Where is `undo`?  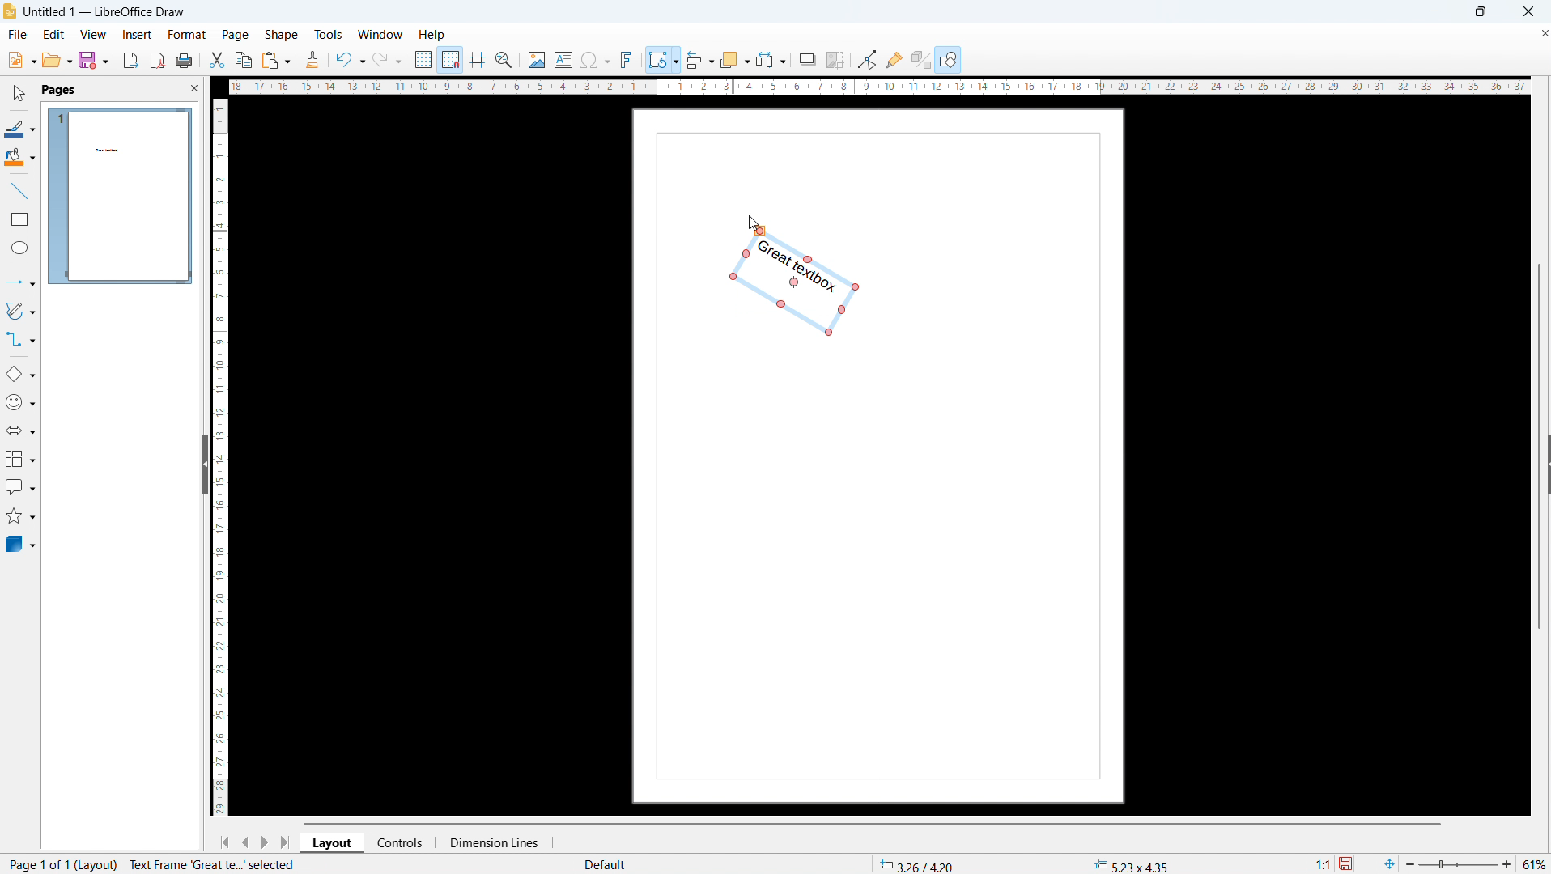 undo is located at coordinates (350, 59).